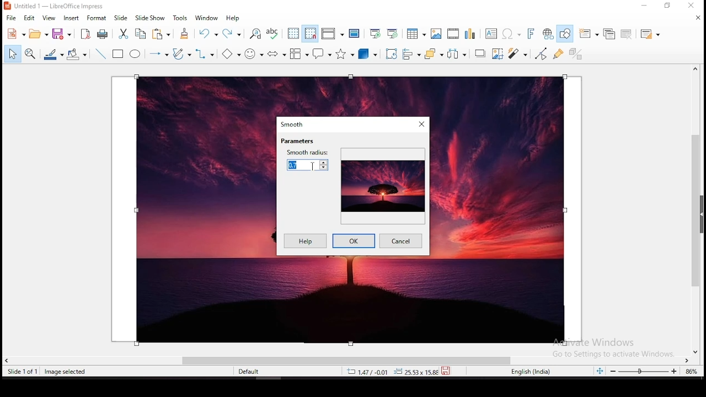  Describe the element at coordinates (293, 124) in the screenshot. I see `dmooth` at that location.